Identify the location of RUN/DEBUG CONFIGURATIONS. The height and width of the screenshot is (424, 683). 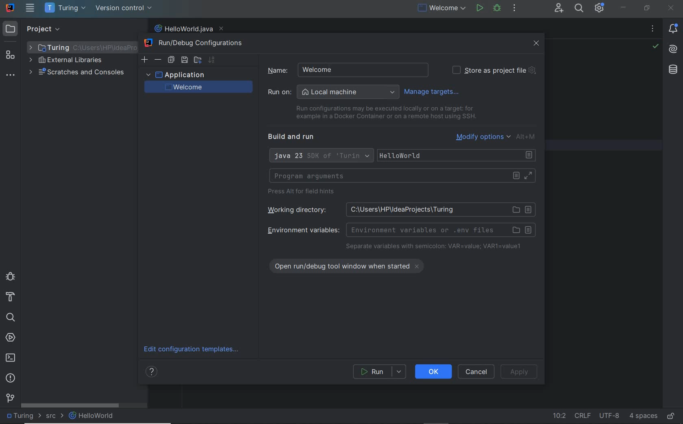
(197, 43).